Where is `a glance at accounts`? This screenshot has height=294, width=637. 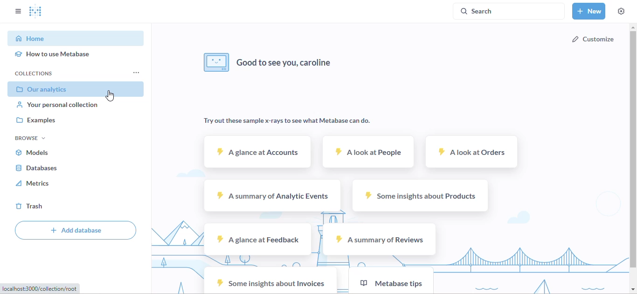 a glance at accounts is located at coordinates (257, 151).